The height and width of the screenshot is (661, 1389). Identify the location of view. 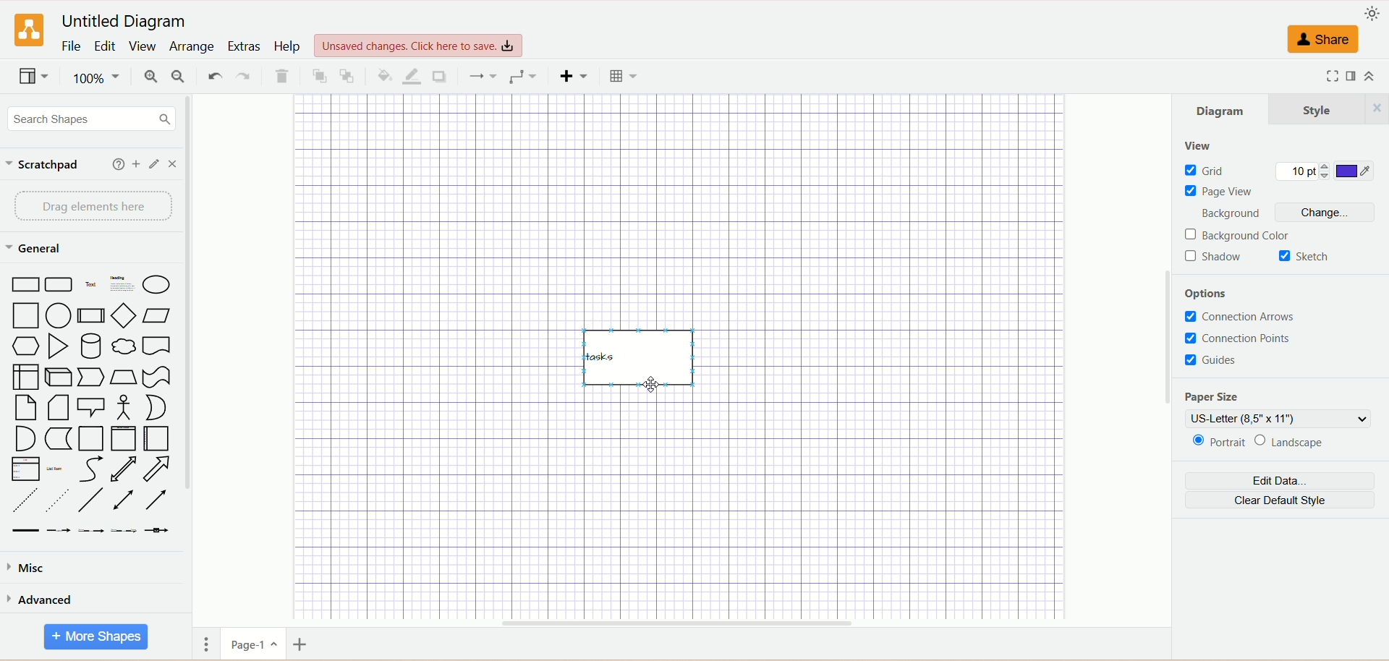
(1199, 145).